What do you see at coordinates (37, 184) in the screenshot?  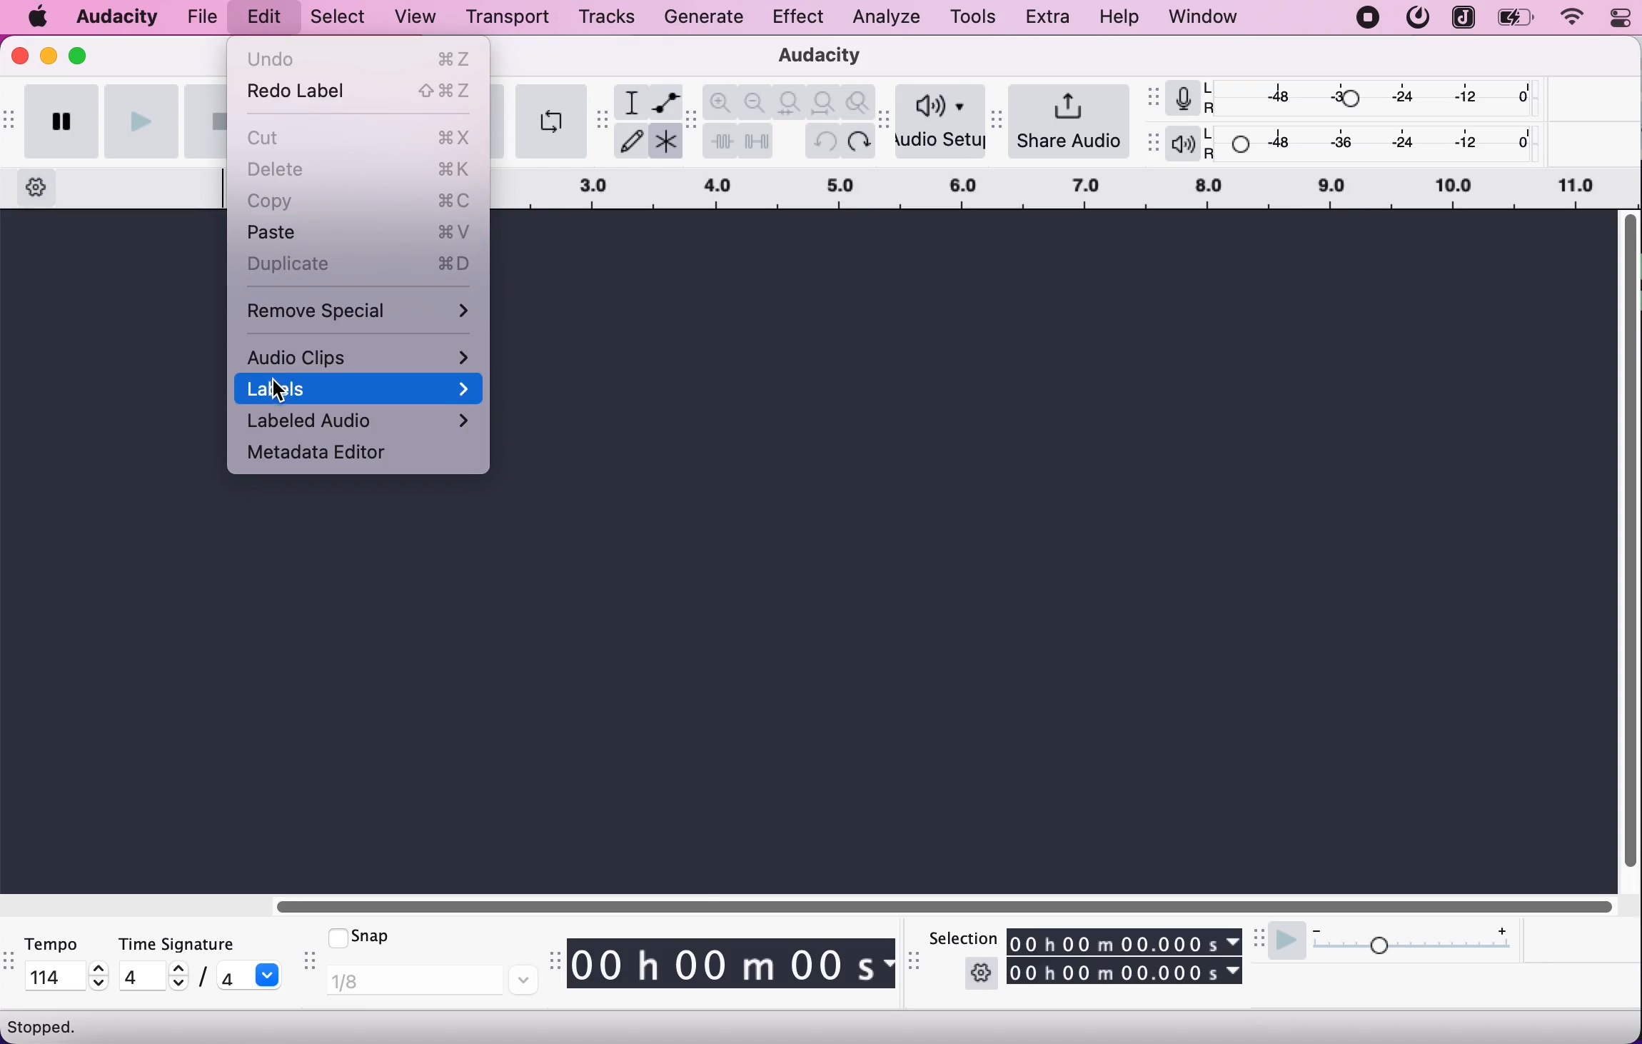 I see `timeline options` at bounding box center [37, 184].